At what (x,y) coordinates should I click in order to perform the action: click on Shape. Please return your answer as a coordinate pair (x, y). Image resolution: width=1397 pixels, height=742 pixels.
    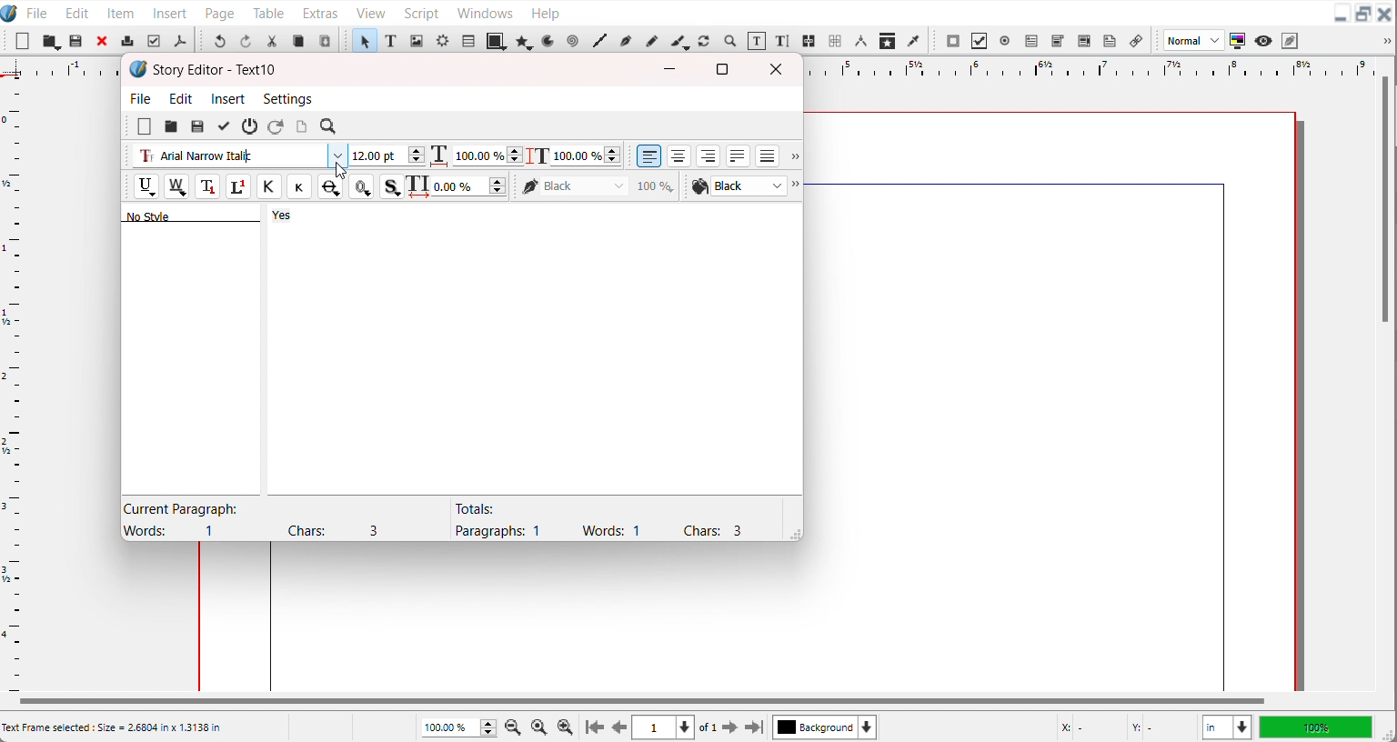
    Looking at the image, I should click on (497, 40).